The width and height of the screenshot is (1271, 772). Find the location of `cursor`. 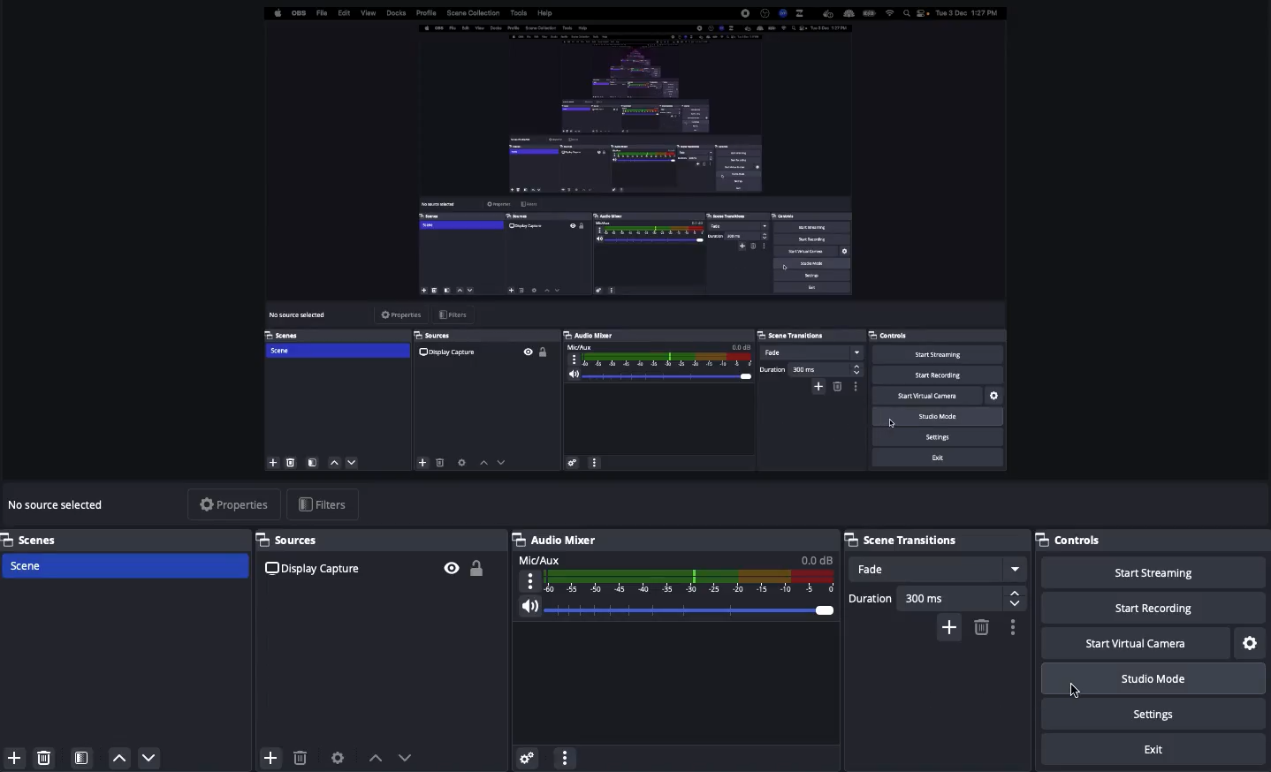

cursor is located at coordinates (1077, 690).